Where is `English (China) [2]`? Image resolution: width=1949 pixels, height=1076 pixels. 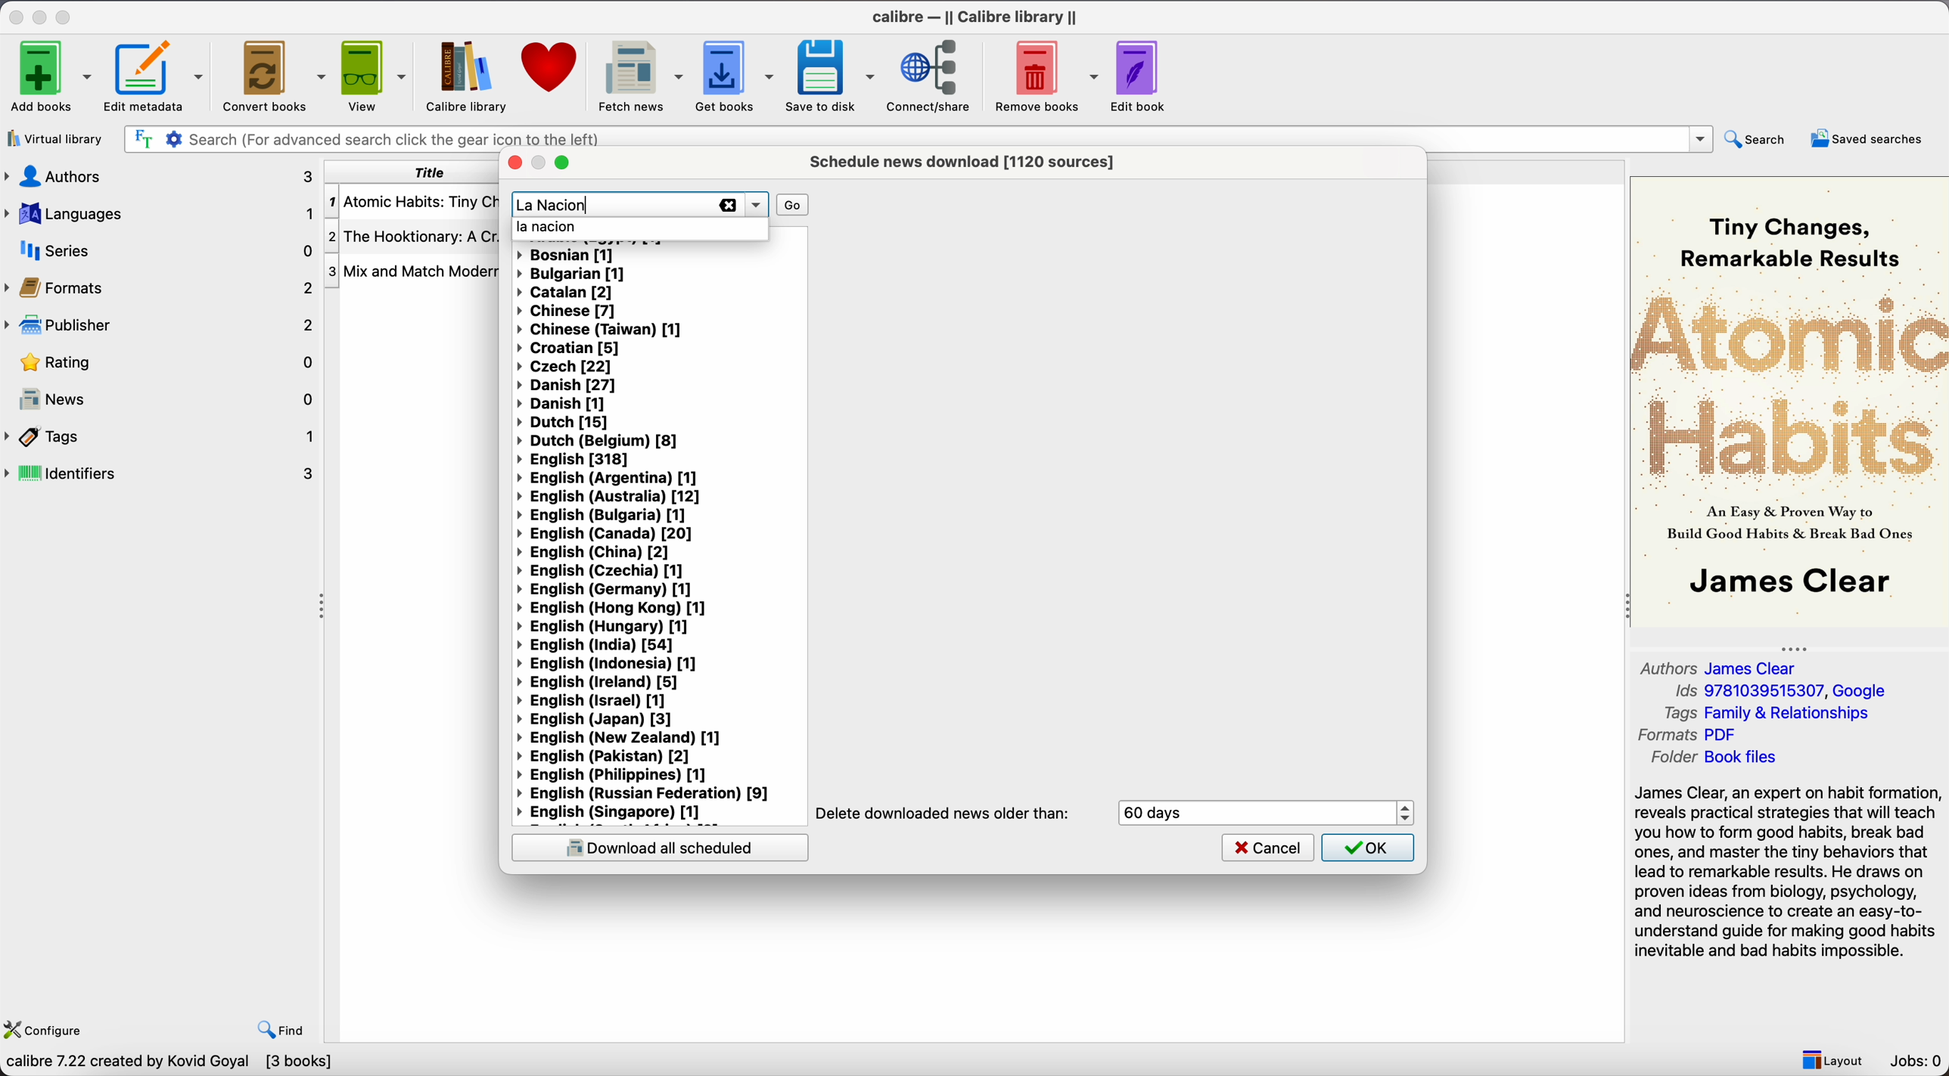 English (China) [2] is located at coordinates (593, 553).